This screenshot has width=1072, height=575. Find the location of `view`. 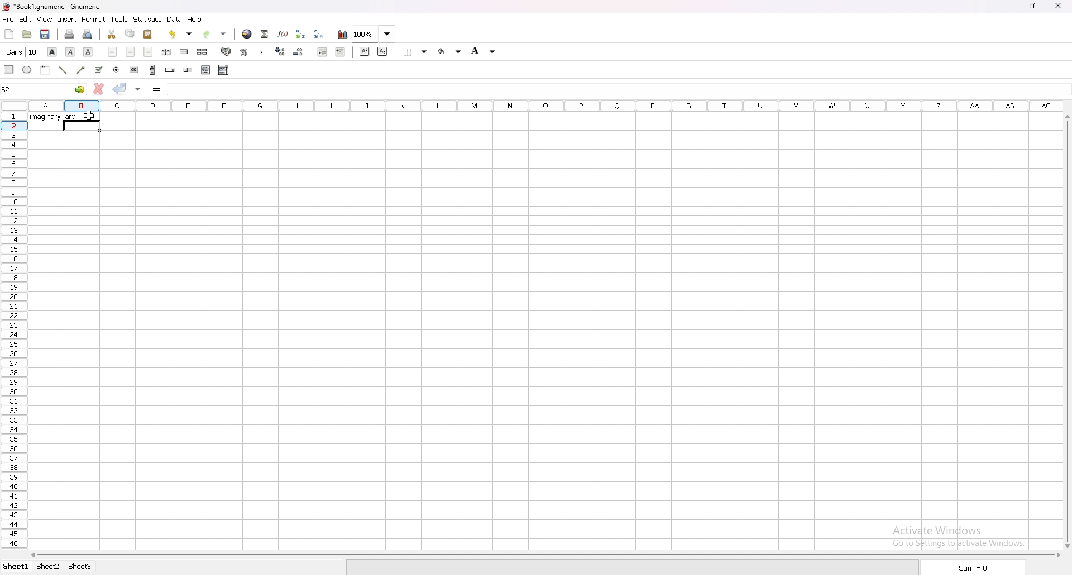

view is located at coordinates (44, 20).